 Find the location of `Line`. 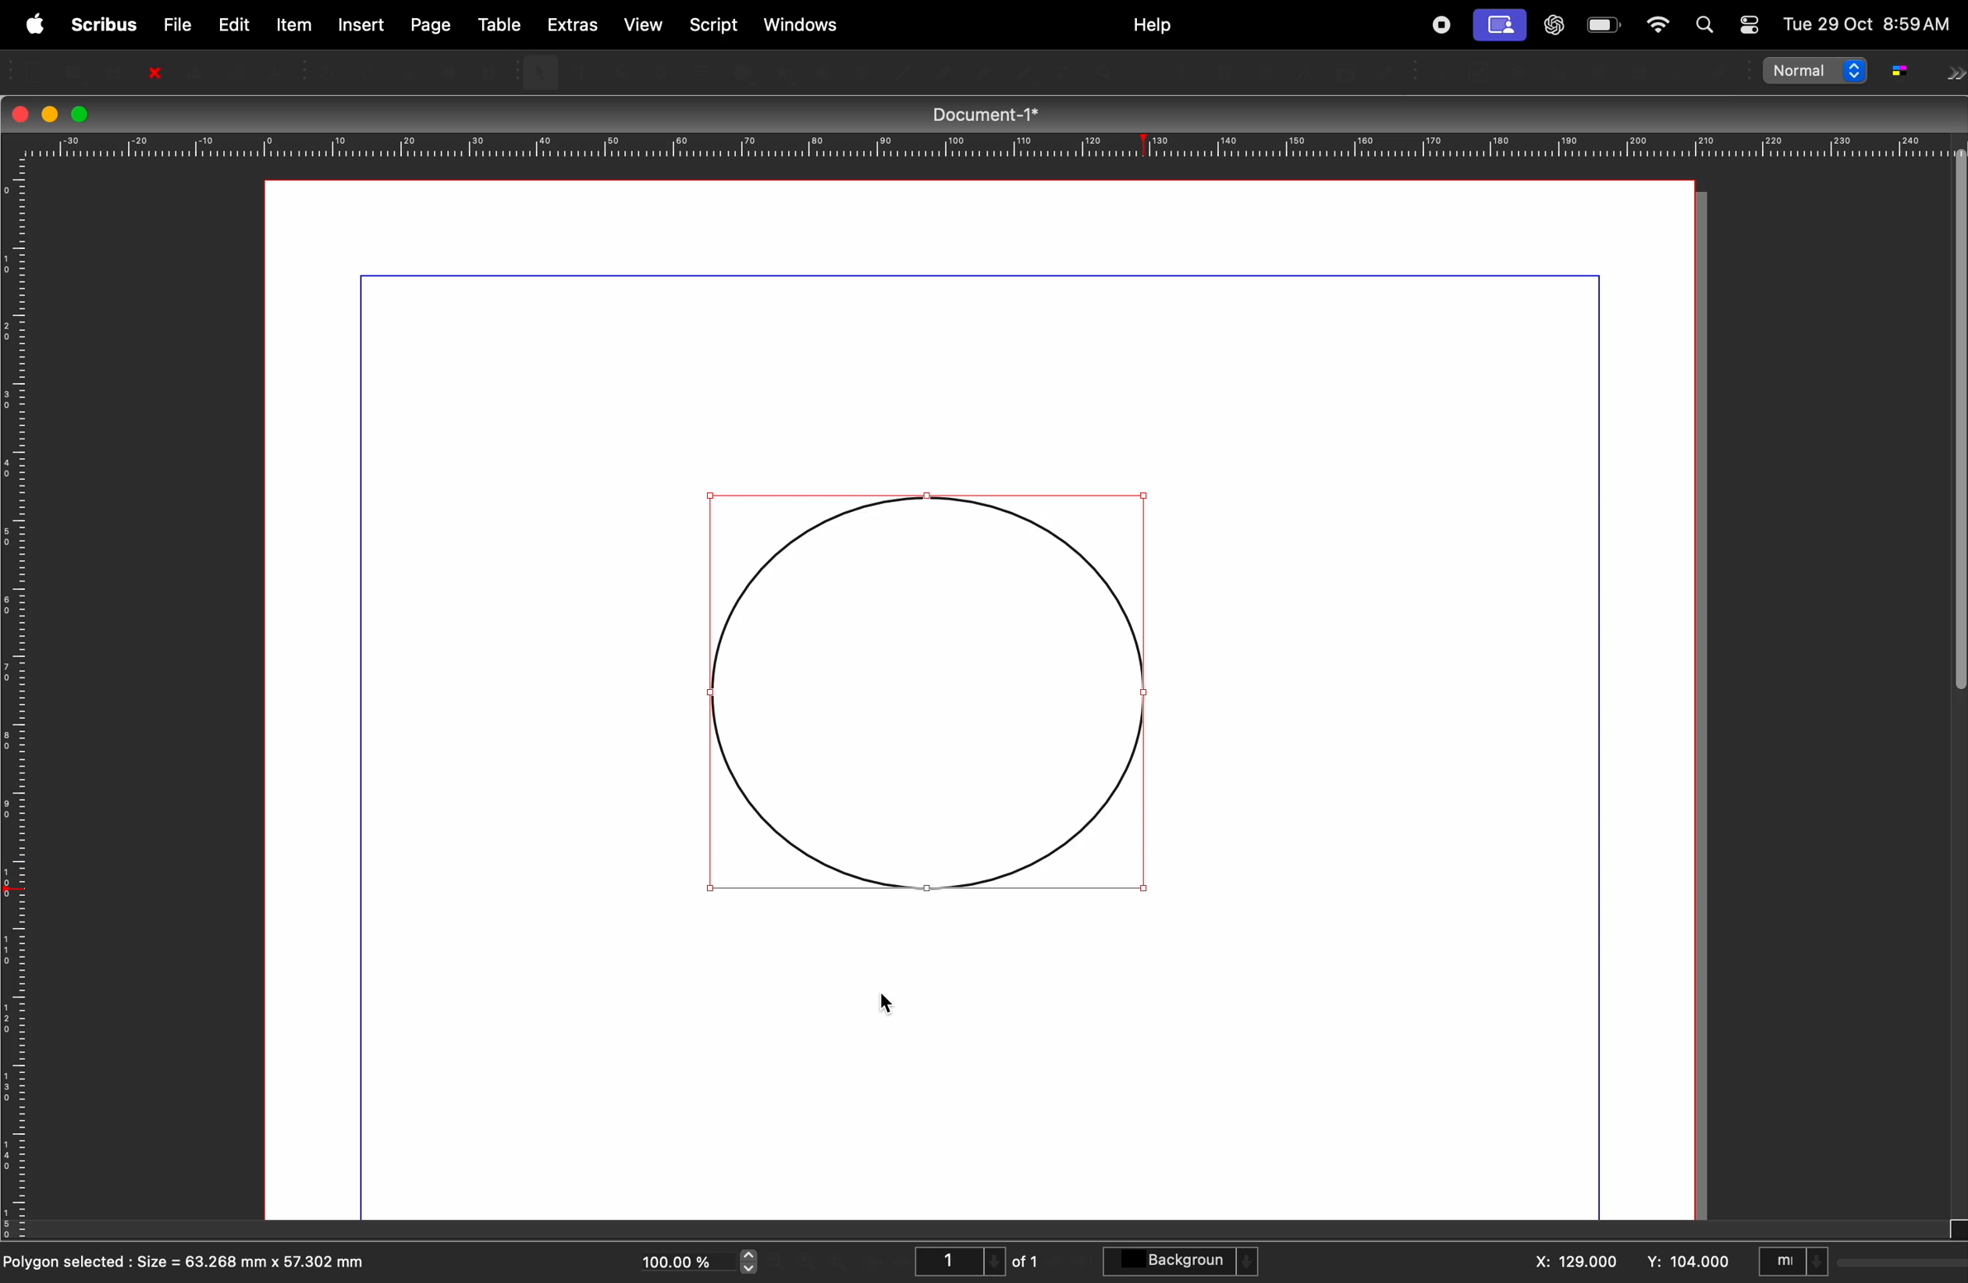

Line is located at coordinates (942, 71).